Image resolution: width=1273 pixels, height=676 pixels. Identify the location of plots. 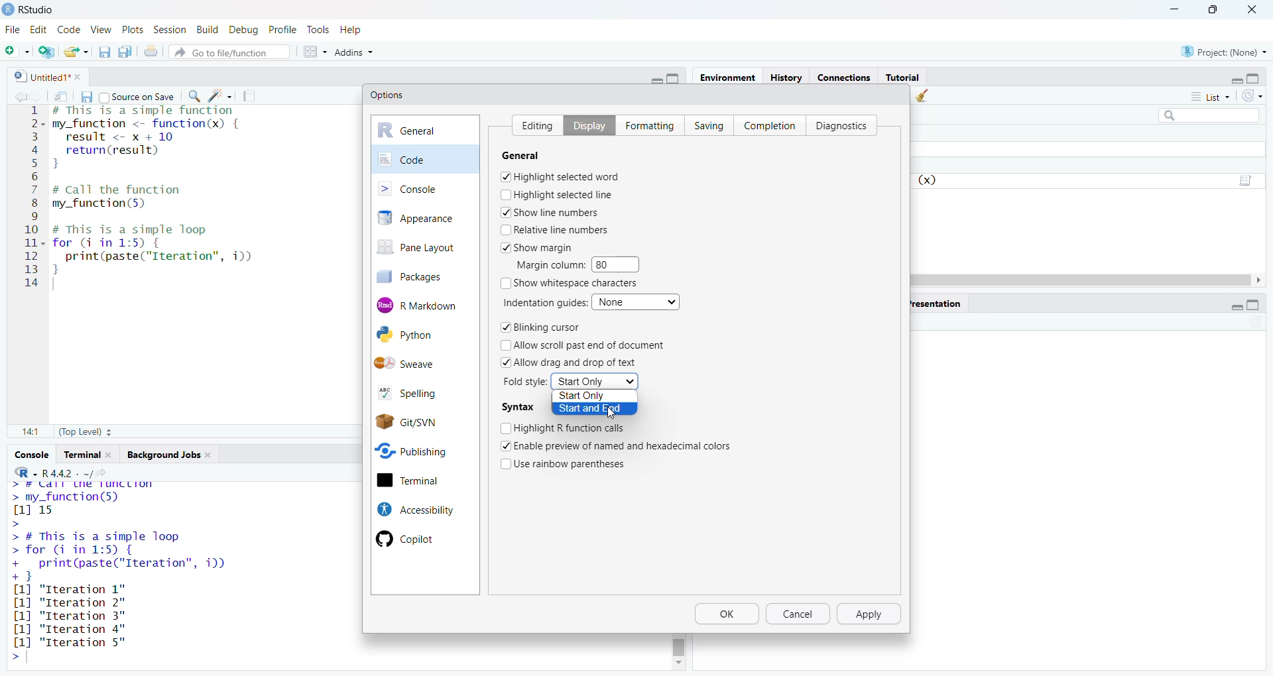
(131, 28).